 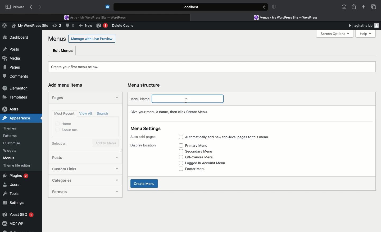 What do you see at coordinates (202, 145) in the screenshot?
I see `Primary menu` at bounding box center [202, 145].